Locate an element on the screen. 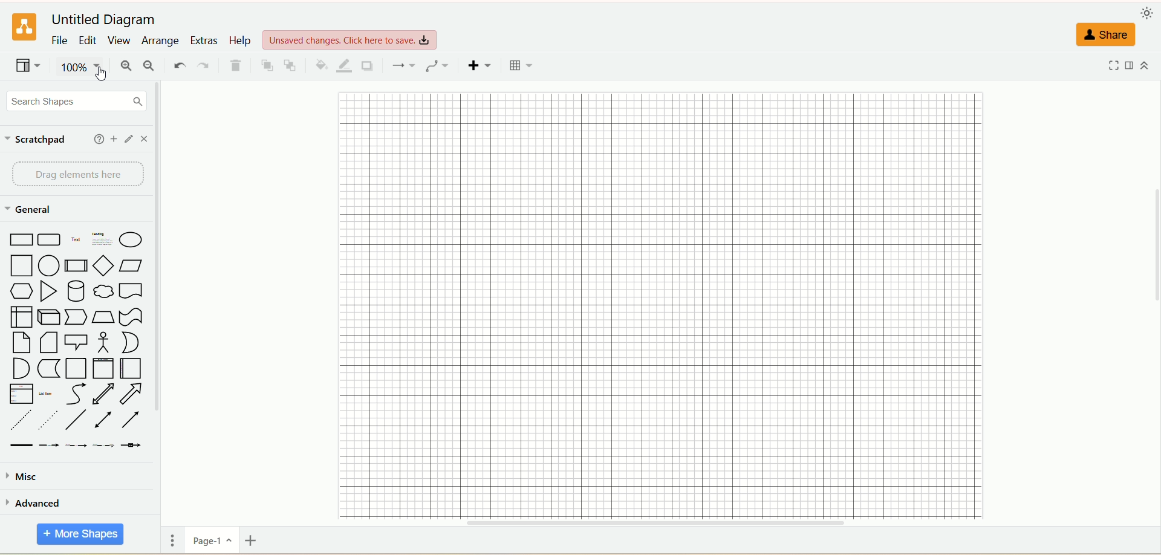  to front is located at coordinates (267, 67).